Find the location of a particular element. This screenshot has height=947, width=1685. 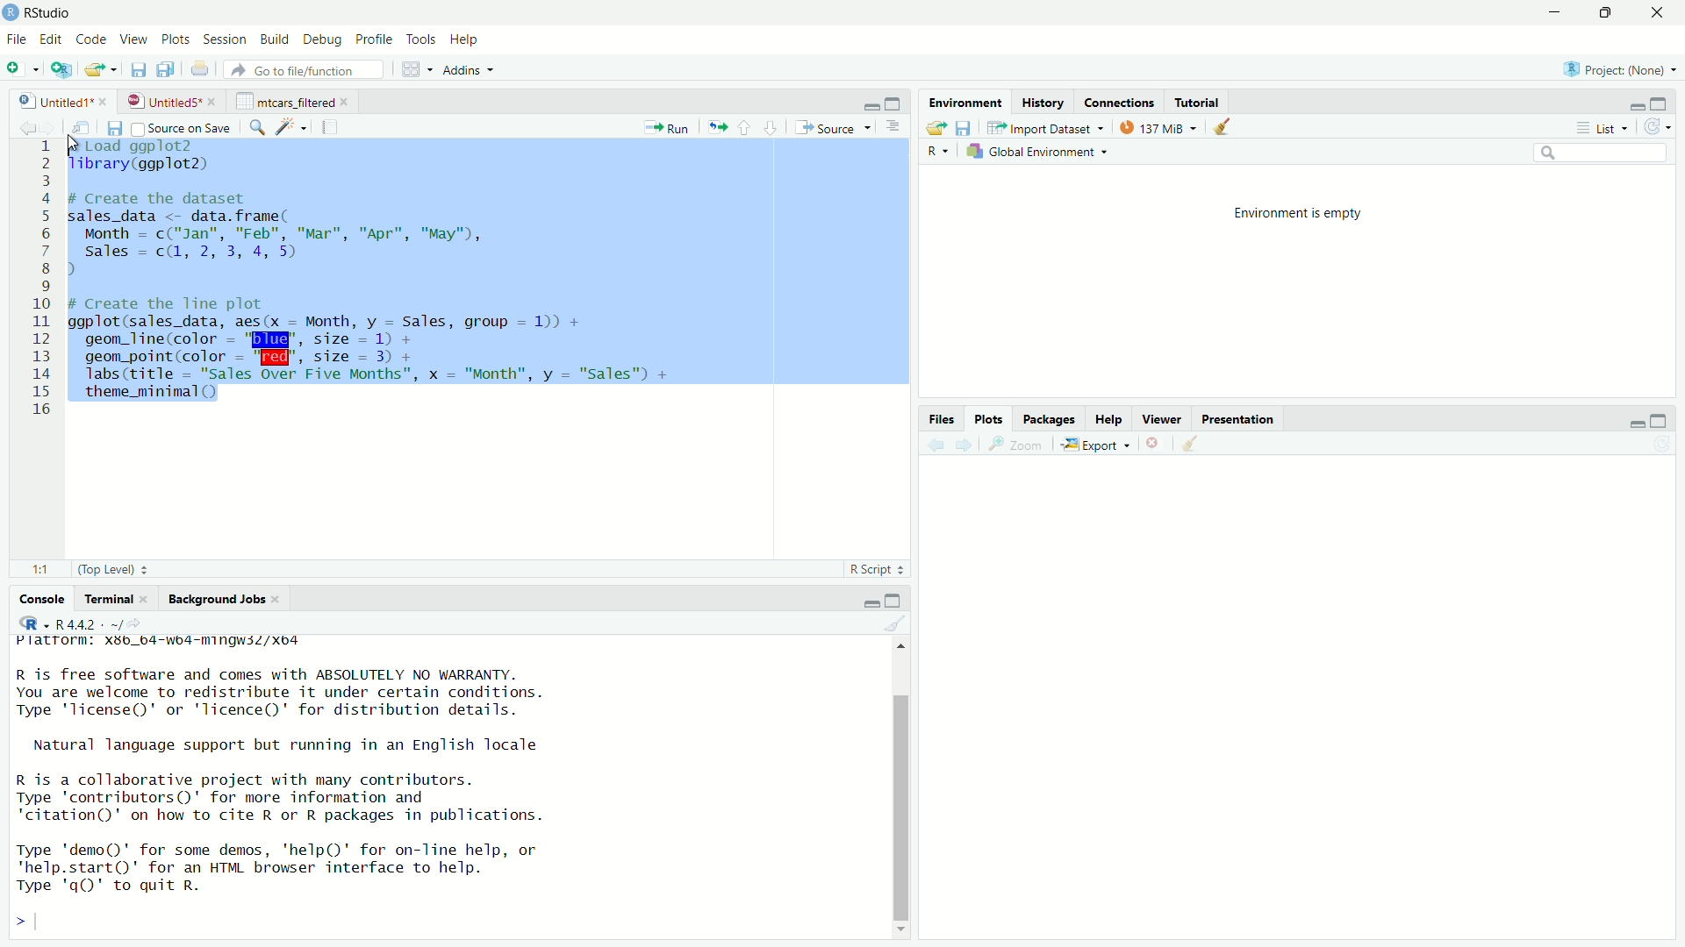

close is located at coordinates (104, 101).